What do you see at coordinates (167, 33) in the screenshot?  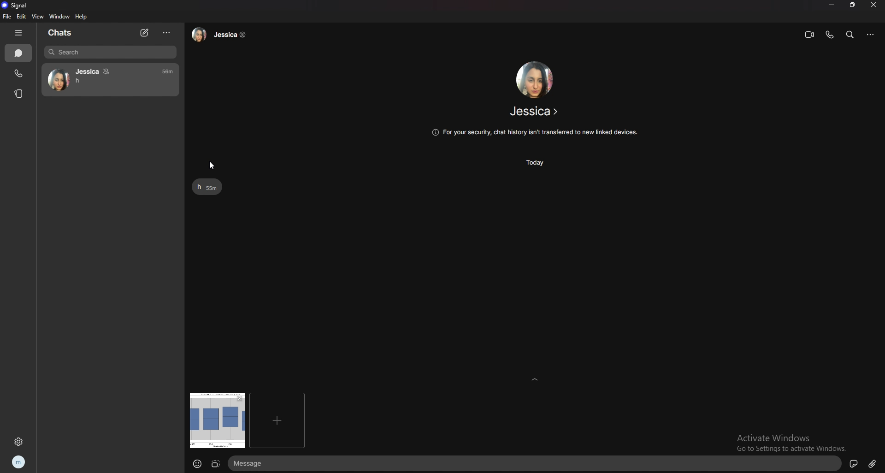 I see `options` at bounding box center [167, 33].